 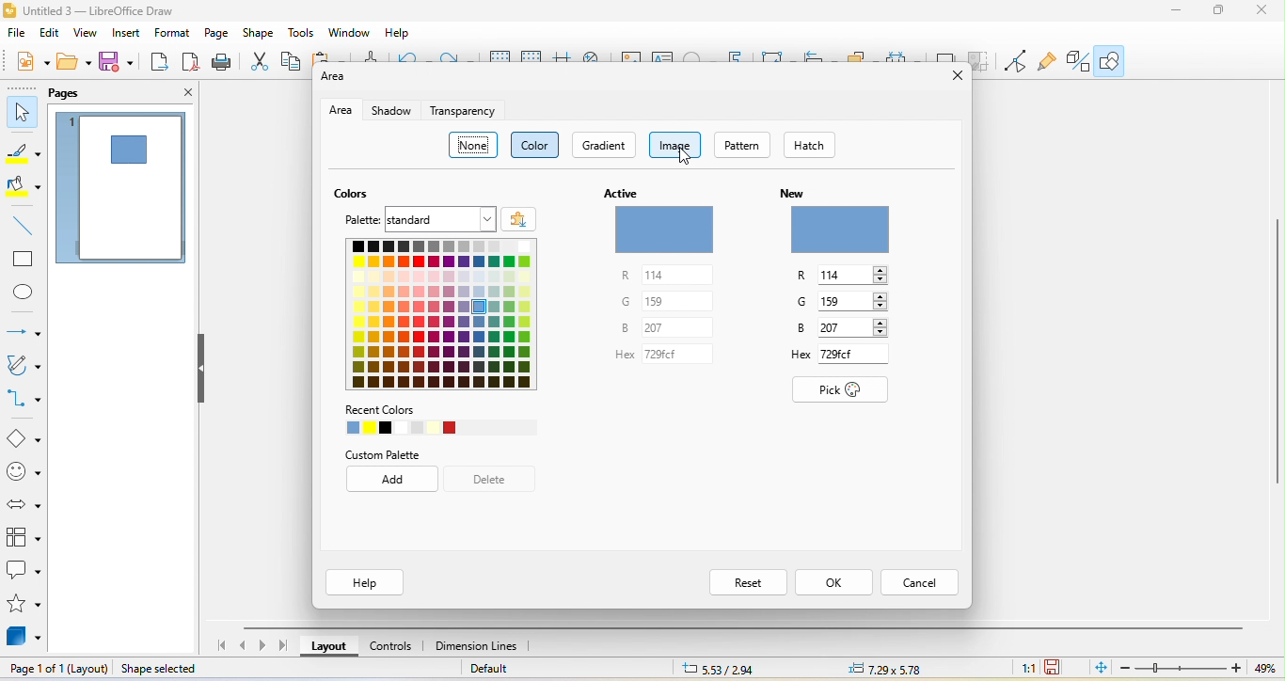 I want to click on area, so click(x=338, y=78).